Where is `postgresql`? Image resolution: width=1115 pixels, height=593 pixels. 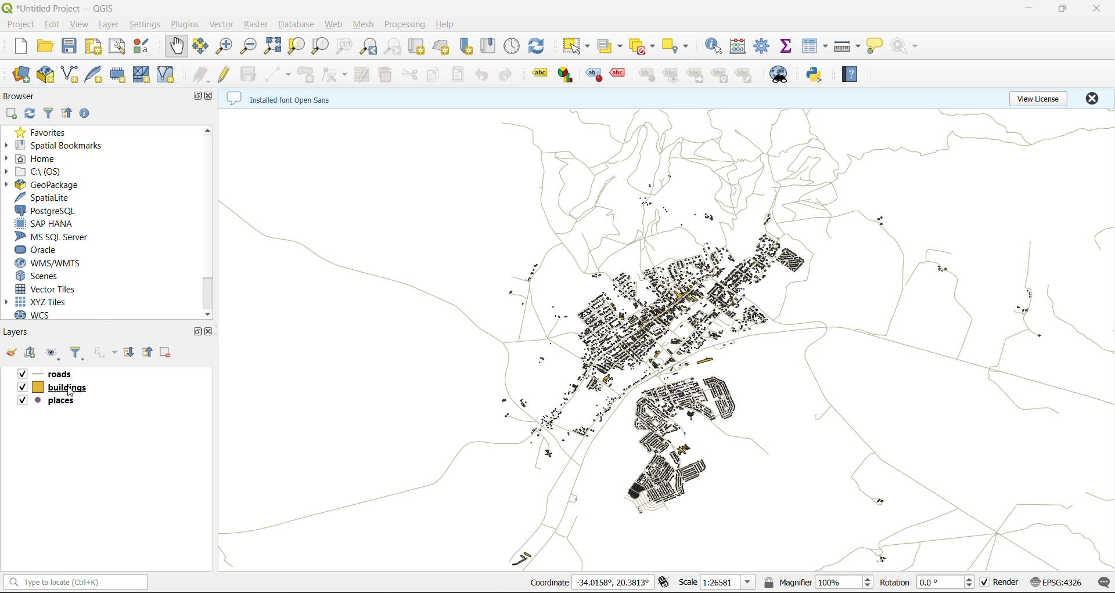 postgresql is located at coordinates (45, 212).